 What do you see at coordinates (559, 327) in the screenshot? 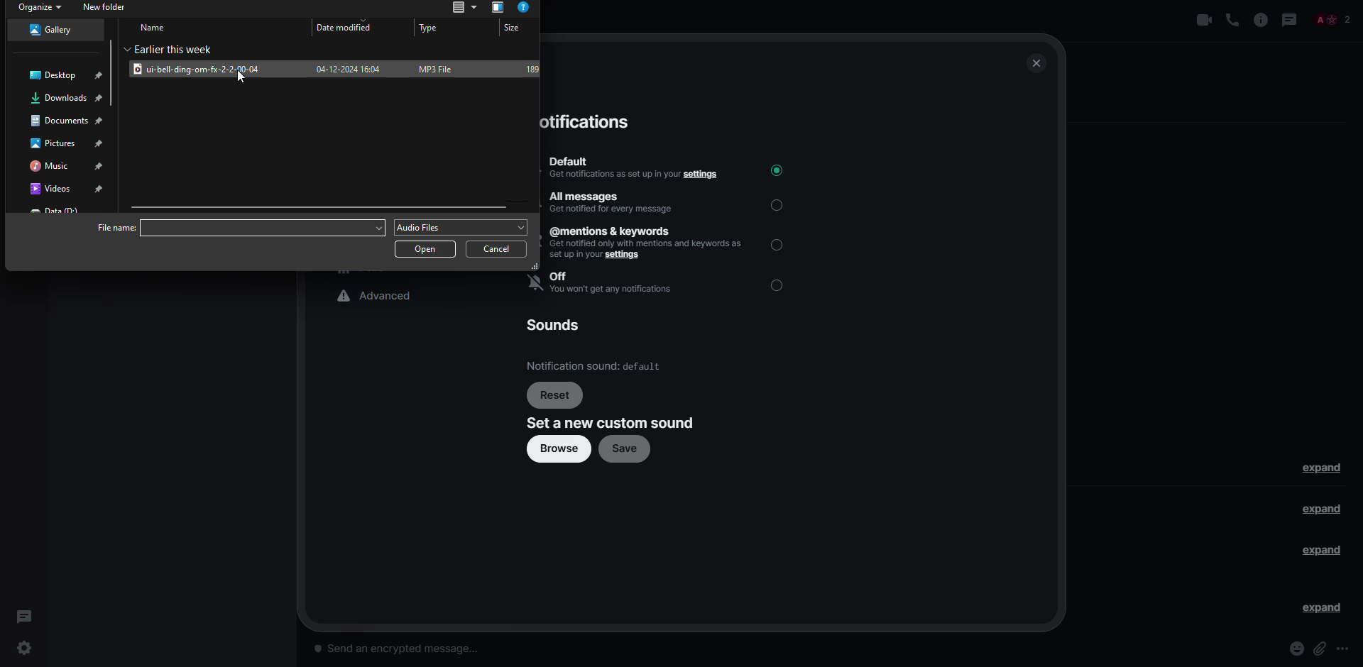
I see `sounds` at bounding box center [559, 327].